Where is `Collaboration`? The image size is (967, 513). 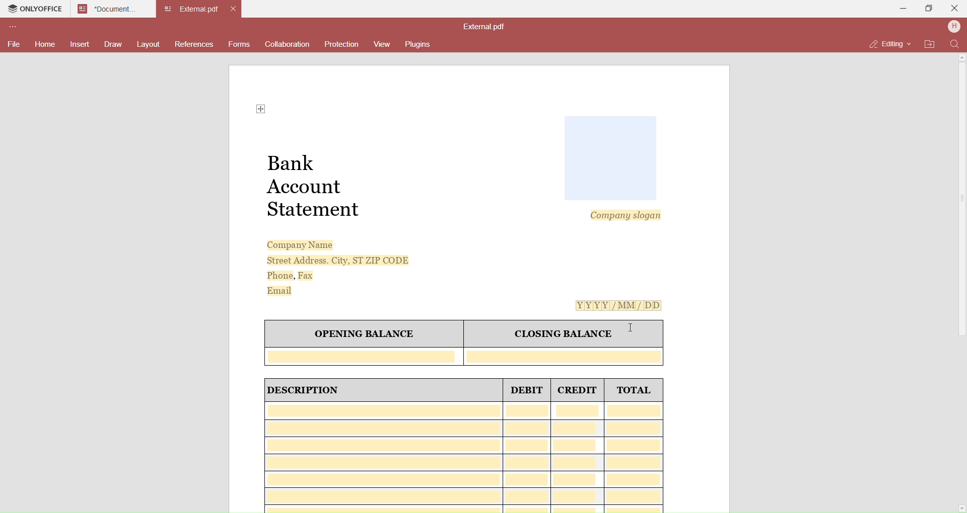 Collaboration is located at coordinates (289, 44).